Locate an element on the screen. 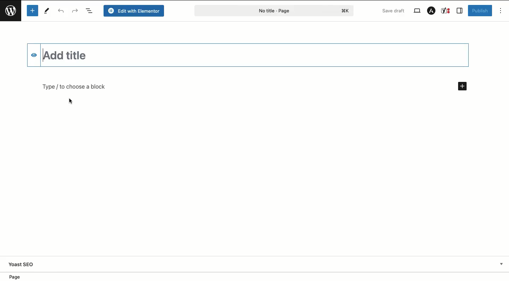 Image resolution: width=509 pixels, height=281 pixels. Location is located at coordinates (257, 276).